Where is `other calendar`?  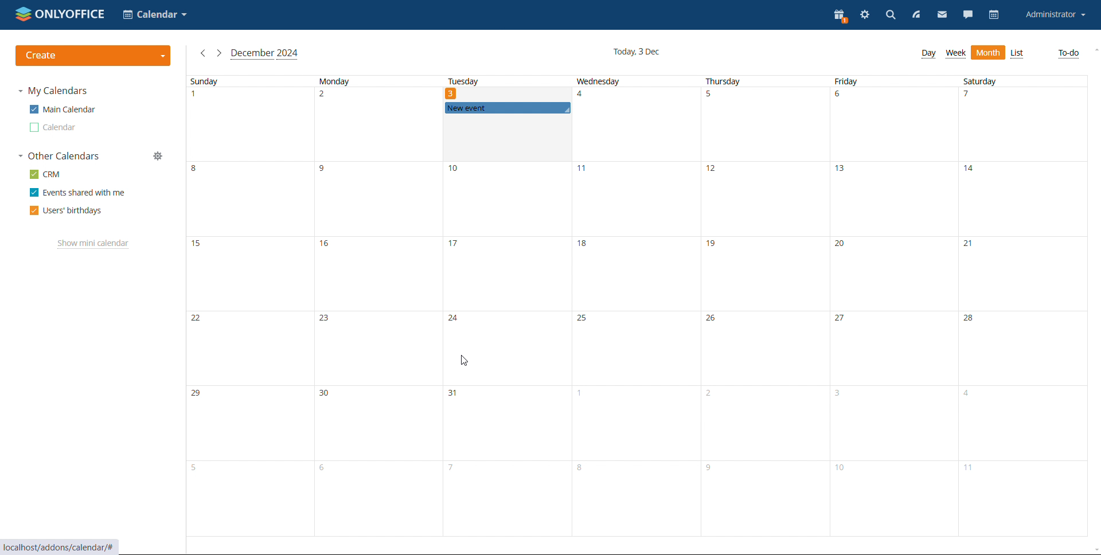 other calendar is located at coordinates (54, 127).